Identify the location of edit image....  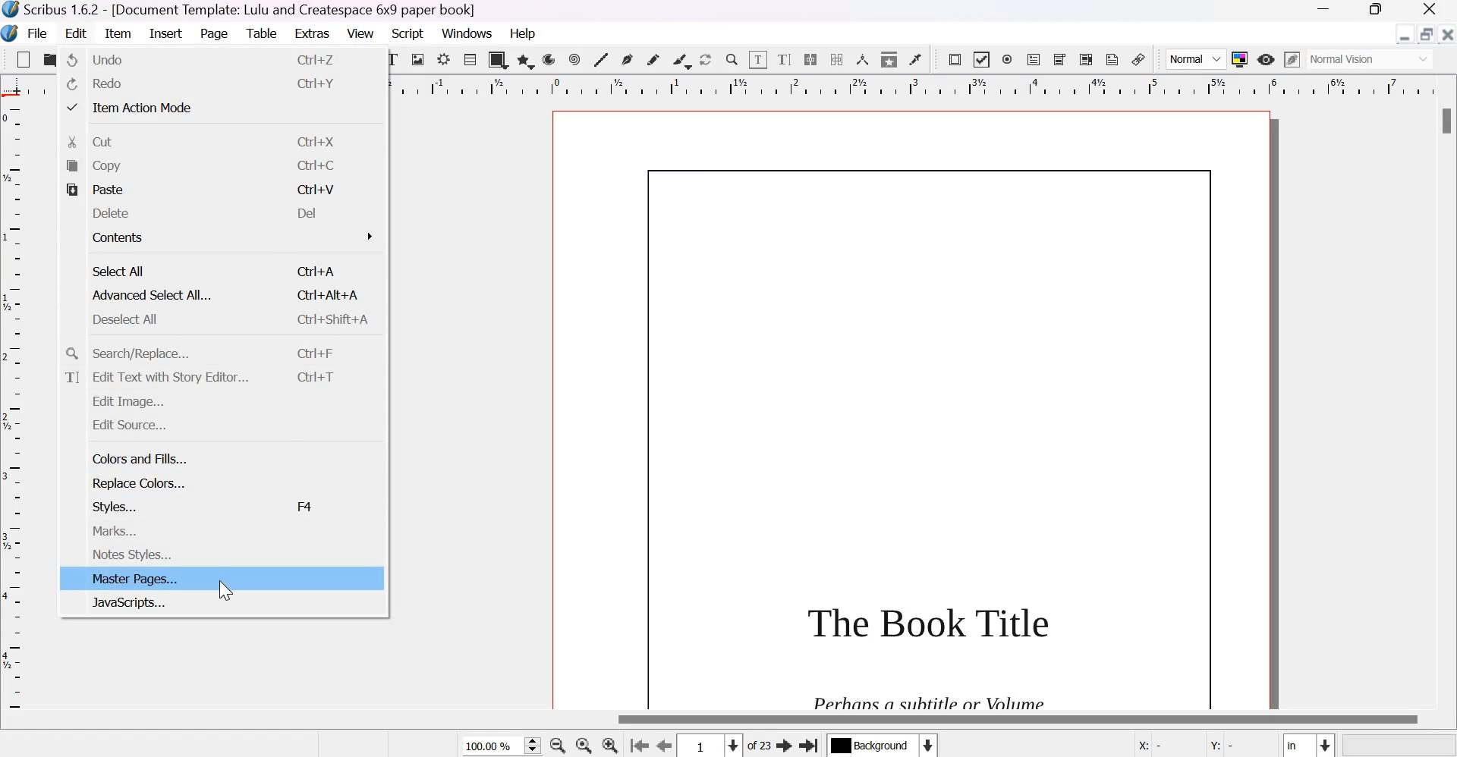
(132, 401).